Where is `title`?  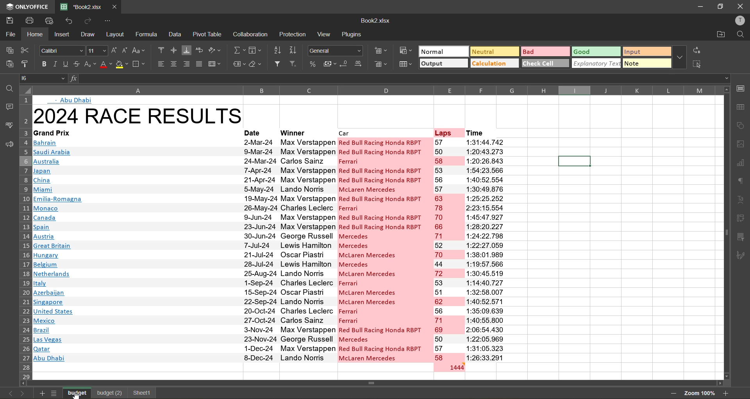 title is located at coordinates (138, 116).